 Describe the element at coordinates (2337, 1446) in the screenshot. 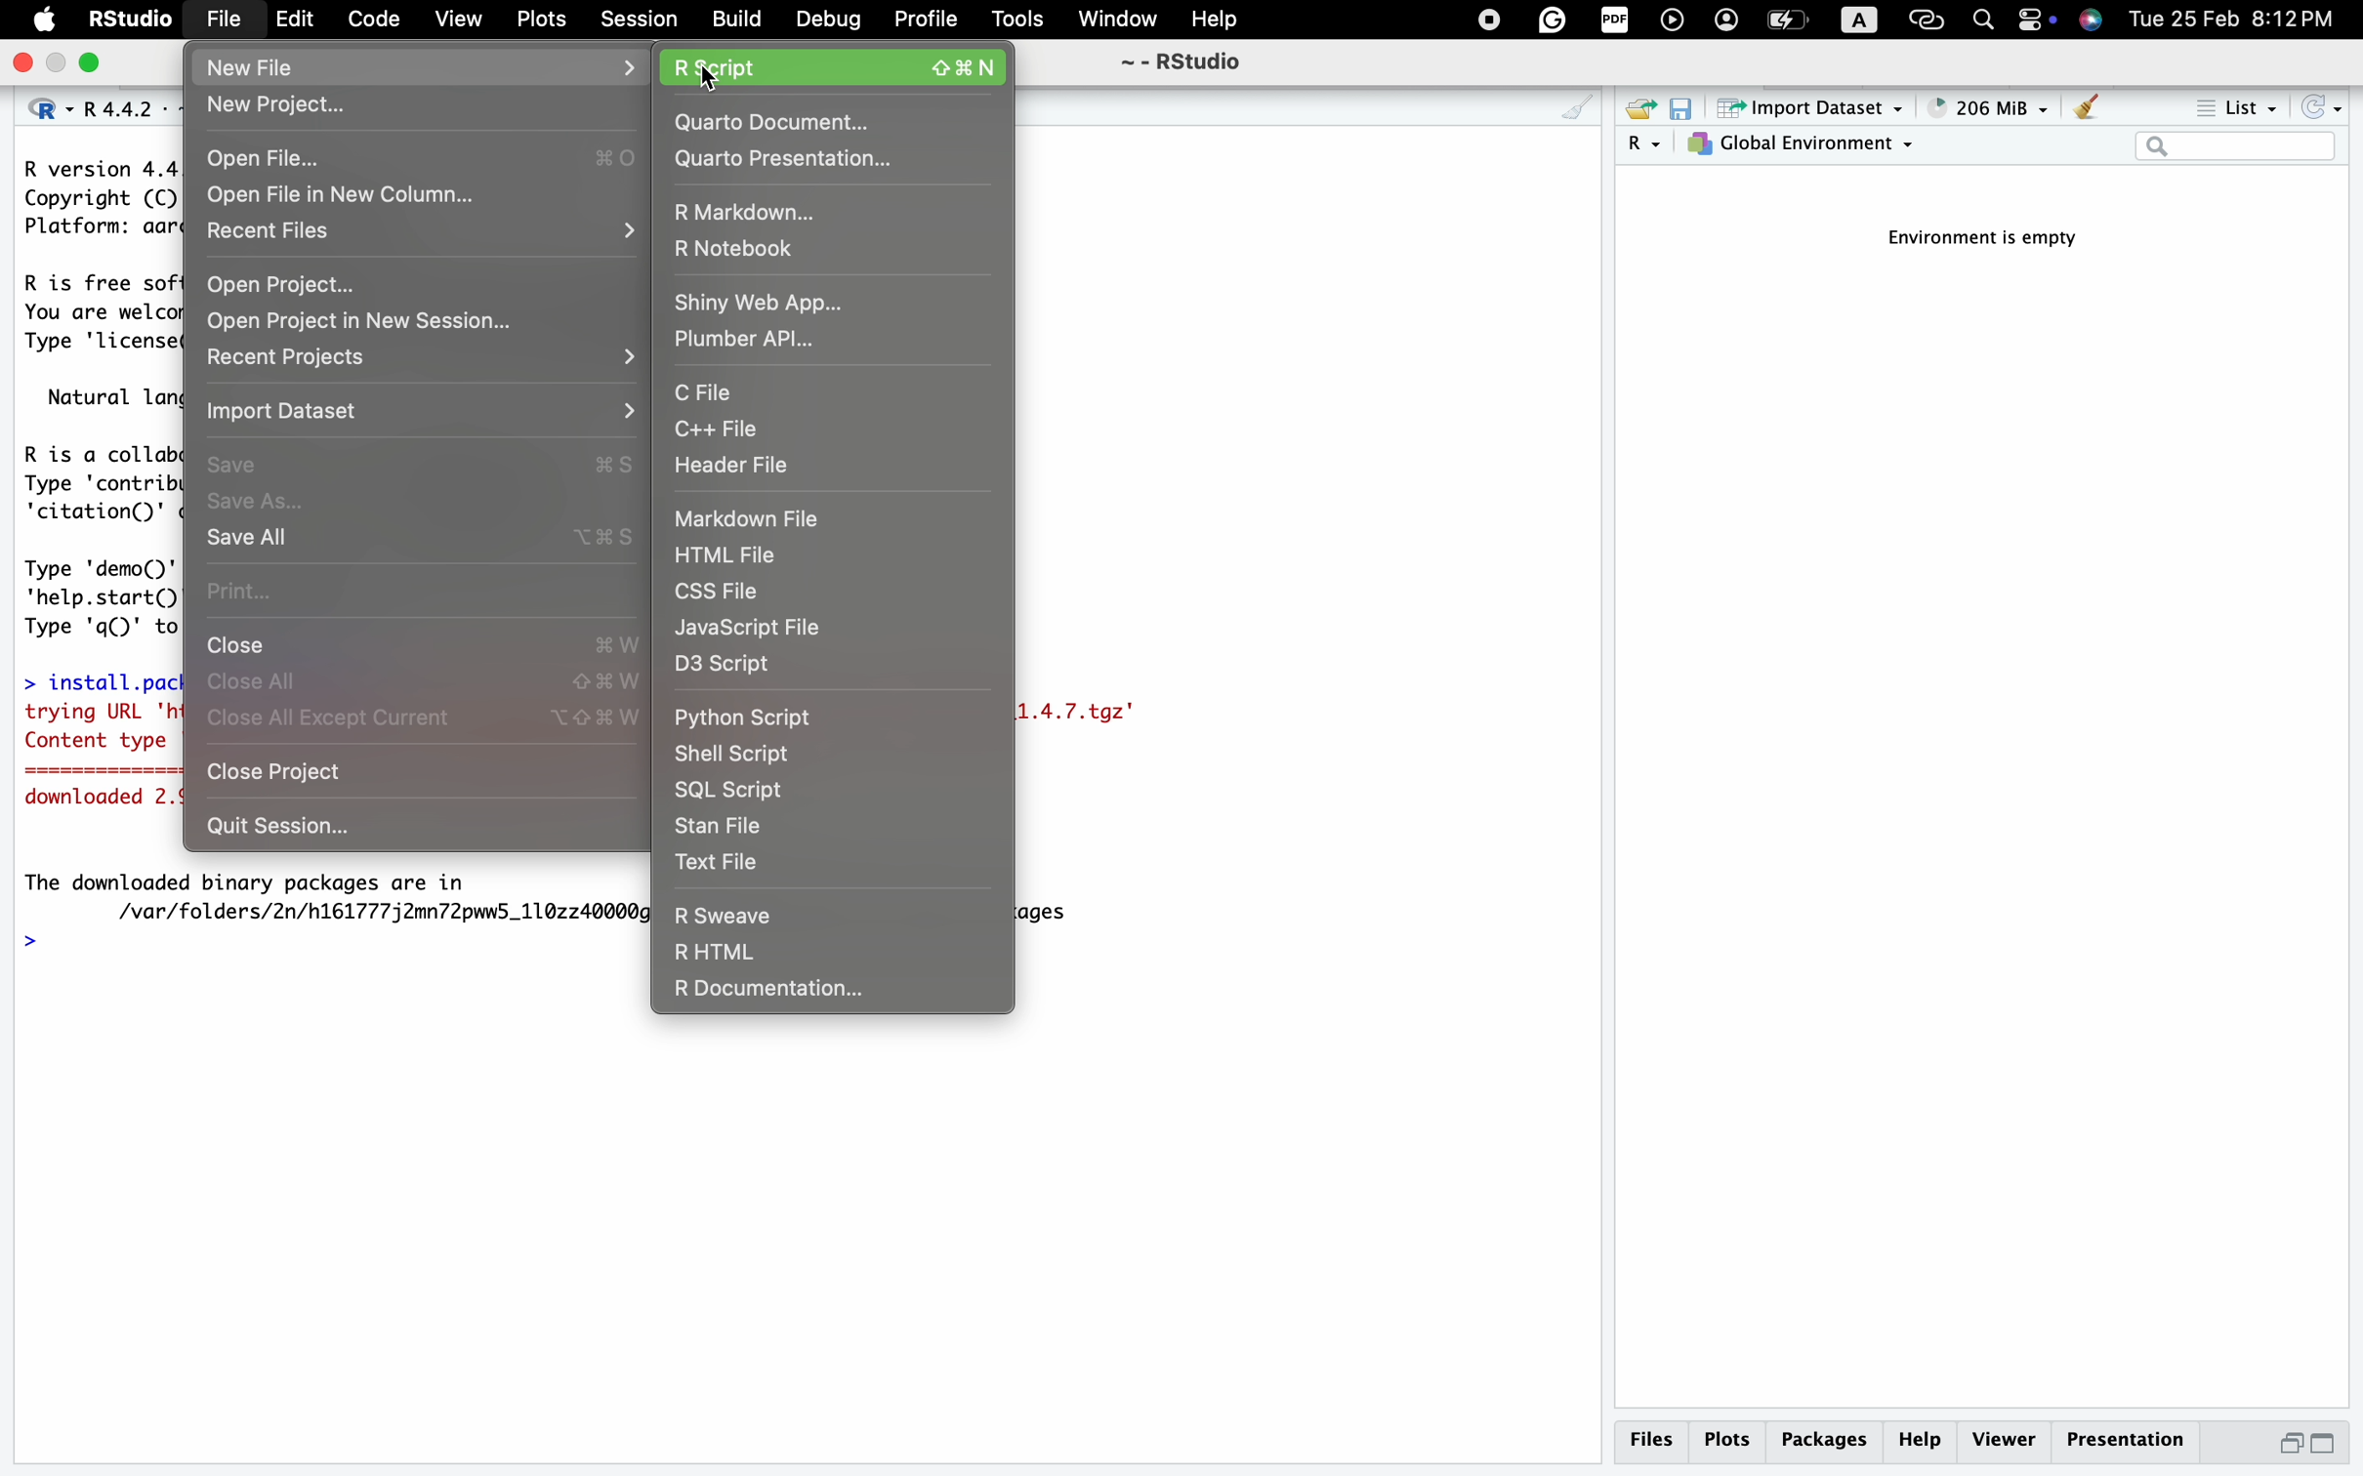

I see `maximize` at that location.